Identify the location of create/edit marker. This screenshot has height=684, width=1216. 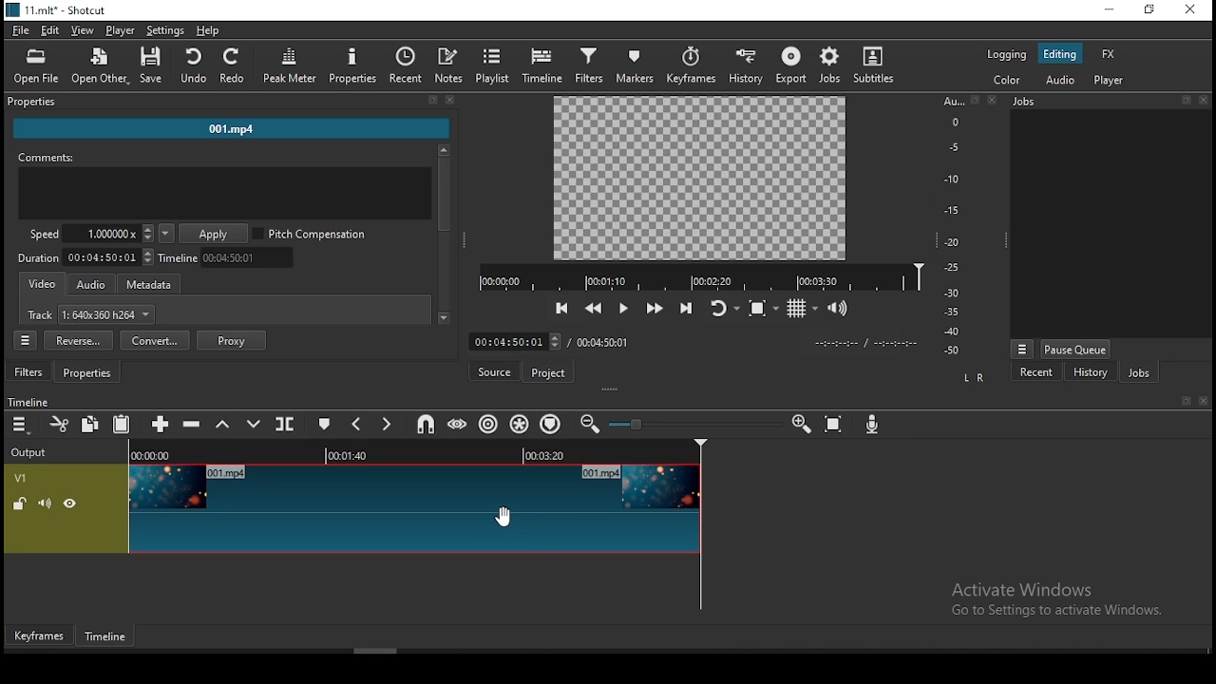
(326, 426).